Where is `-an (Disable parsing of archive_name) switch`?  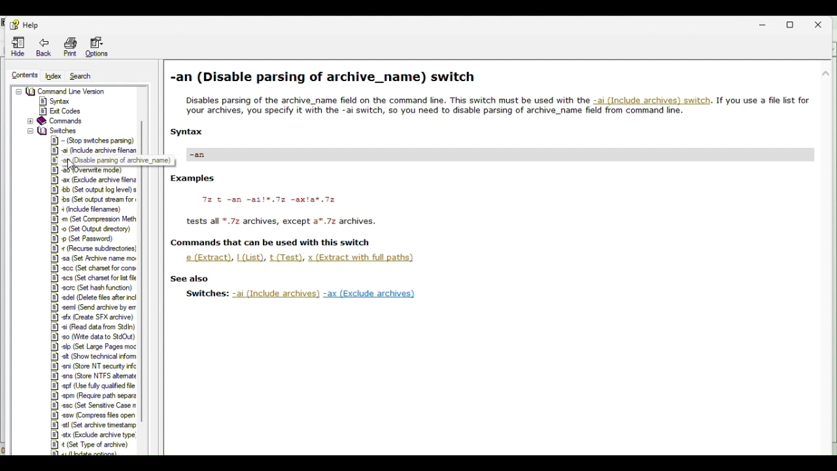
-an (Disable parsing of archive_name) switch is located at coordinates (326, 78).